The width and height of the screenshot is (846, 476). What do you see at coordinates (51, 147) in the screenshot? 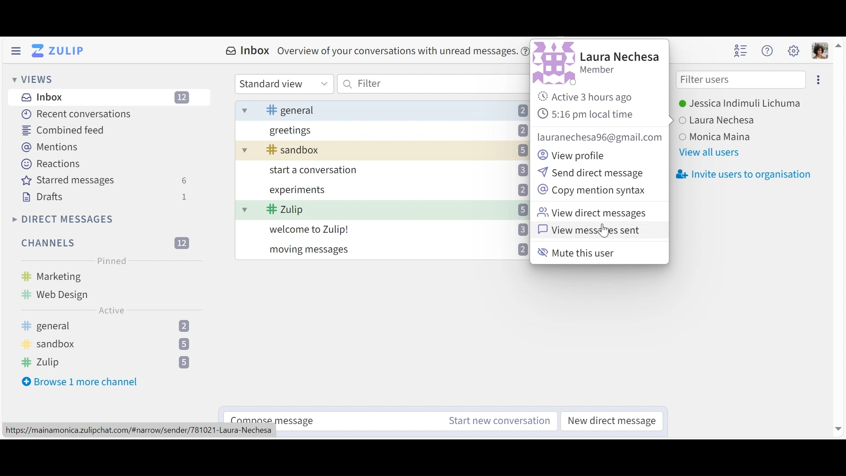
I see `Mentions` at bounding box center [51, 147].